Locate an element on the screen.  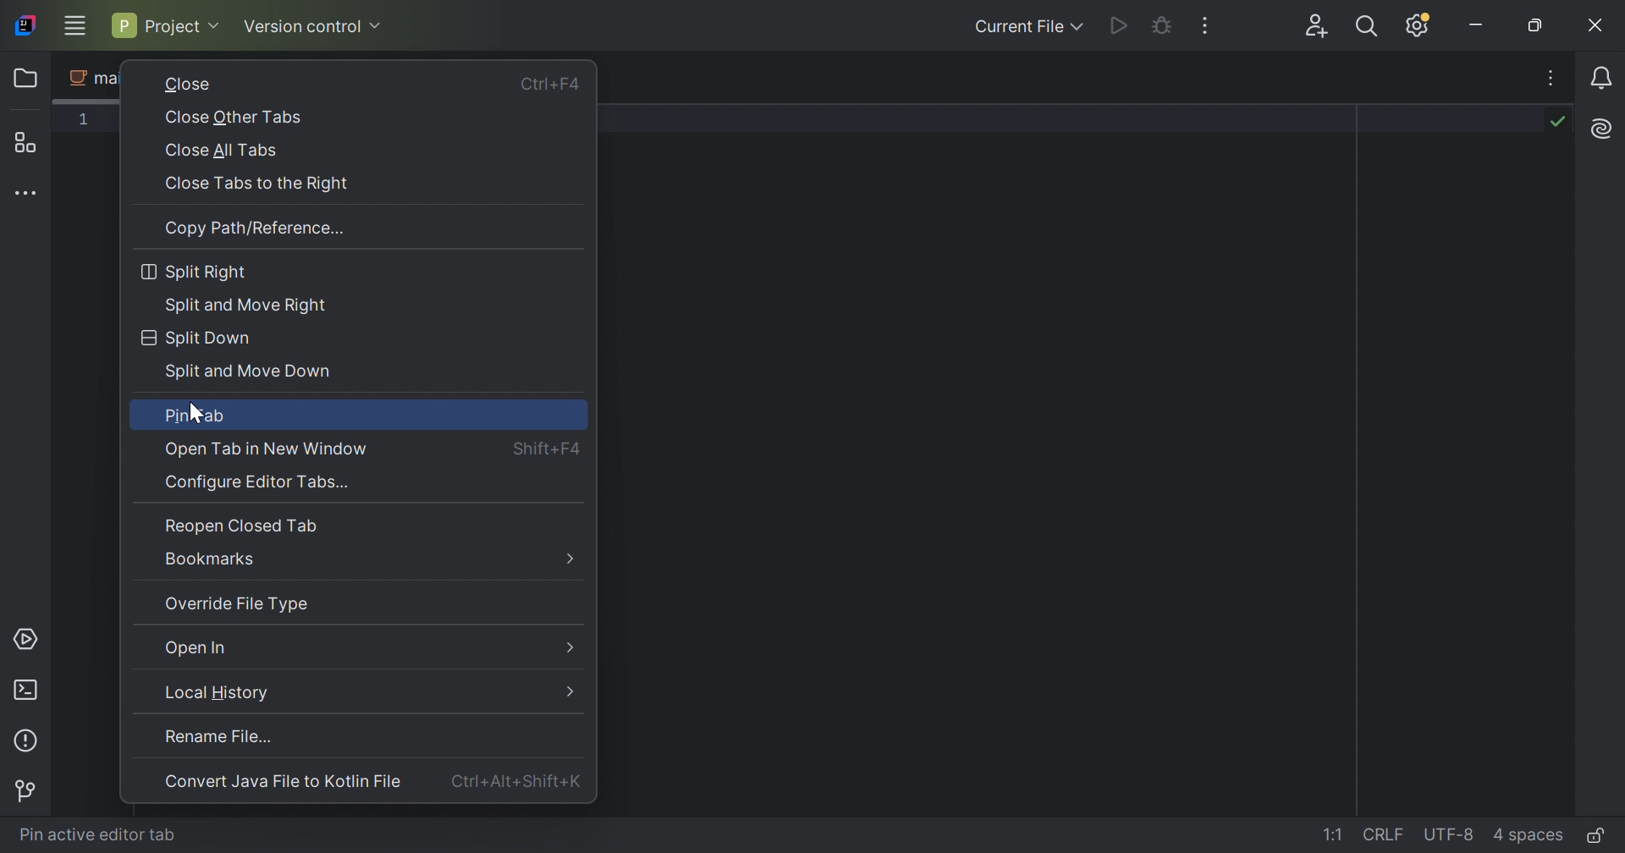
main2.java is located at coordinates (90, 77).